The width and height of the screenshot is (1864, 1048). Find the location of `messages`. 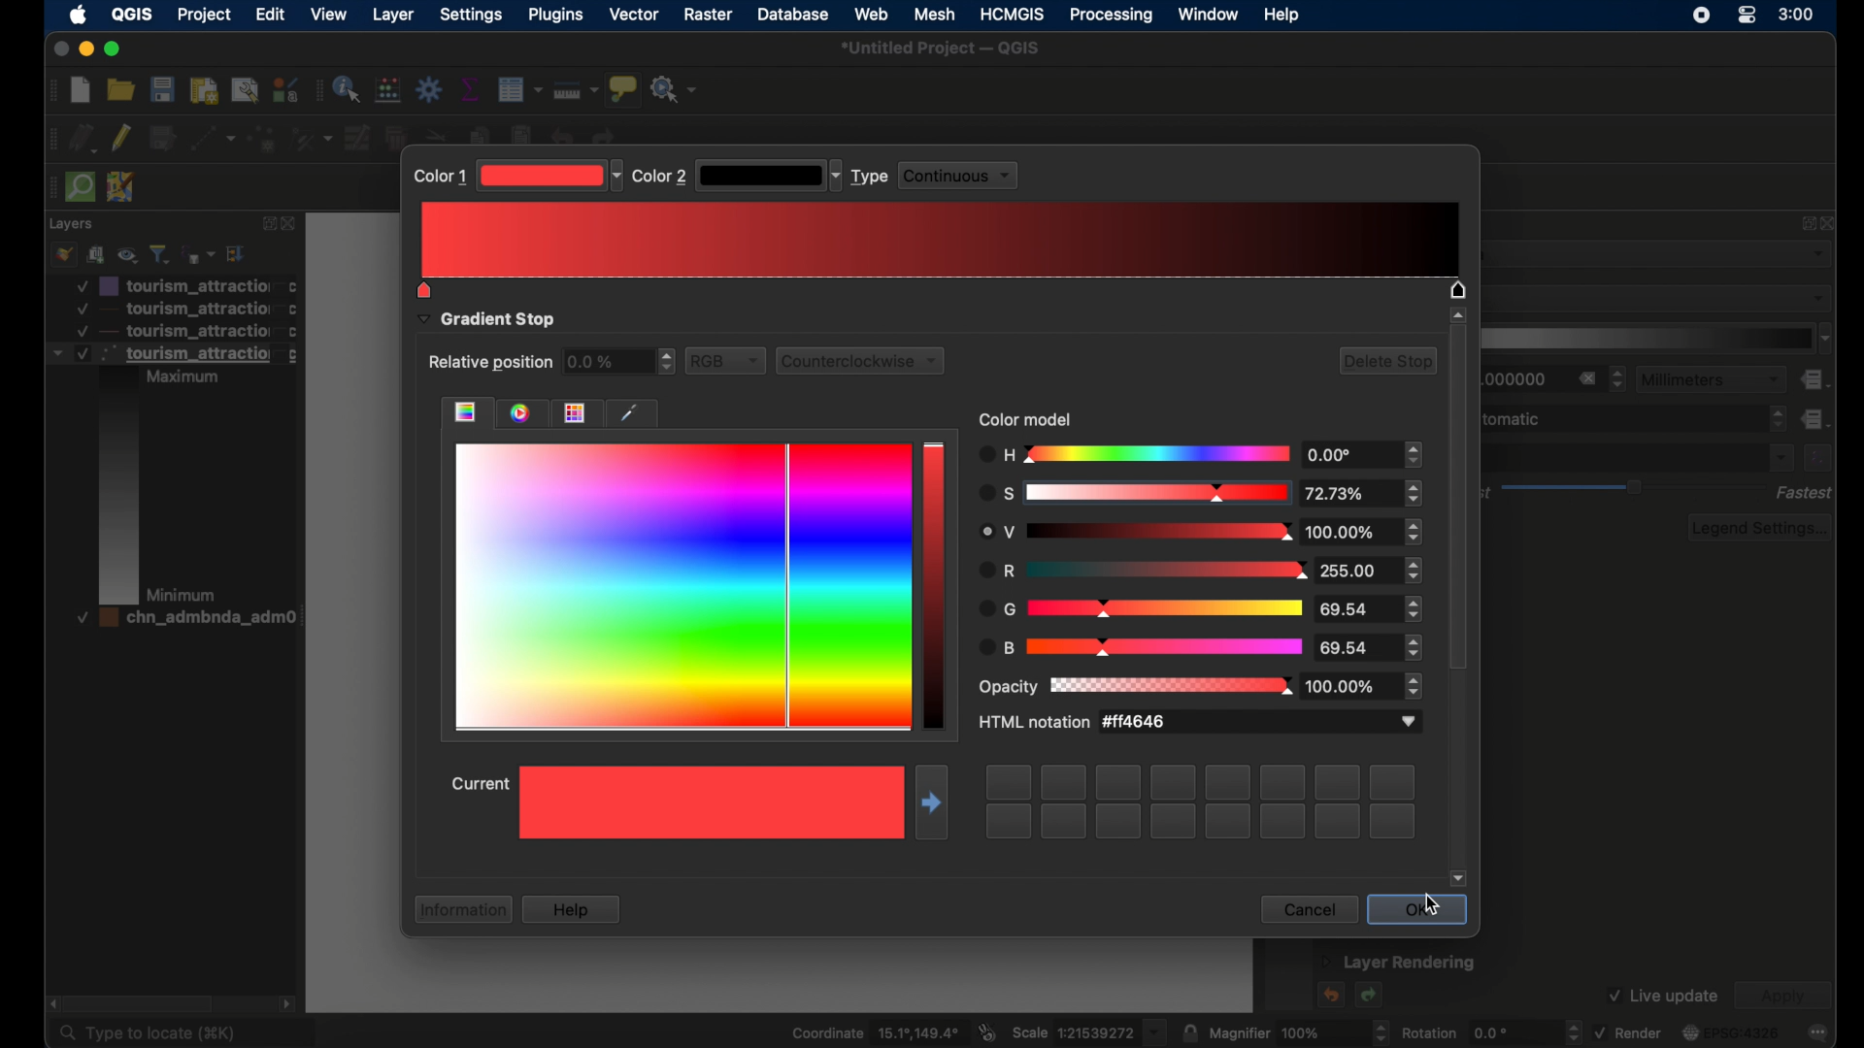

messages is located at coordinates (1819, 1033).